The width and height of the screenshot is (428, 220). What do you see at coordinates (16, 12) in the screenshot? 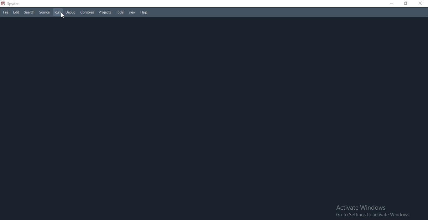
I see `Edit` at bounding box center [16, 12].